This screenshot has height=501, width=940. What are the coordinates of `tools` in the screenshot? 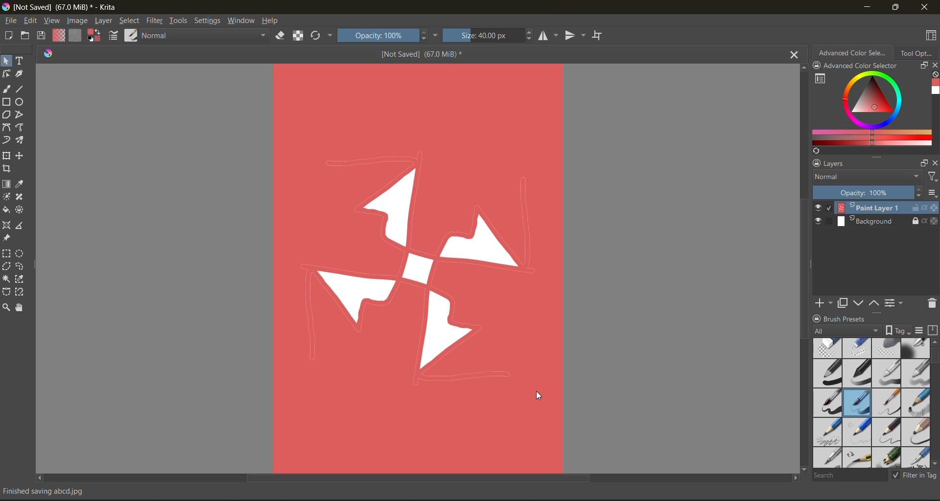 It's located at (21, 197).